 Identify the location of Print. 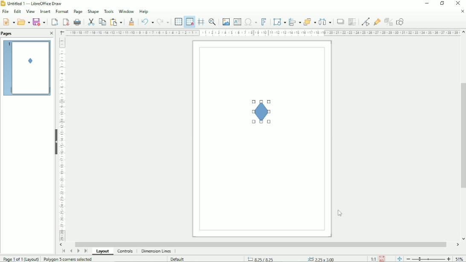
(77, 22).